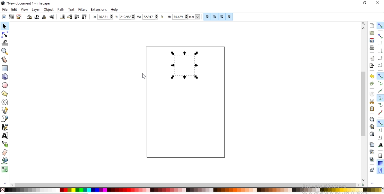 This screenshot has width=384, height=194. I want to click on snap midpoints of bounding box edges, so click(380, 58).